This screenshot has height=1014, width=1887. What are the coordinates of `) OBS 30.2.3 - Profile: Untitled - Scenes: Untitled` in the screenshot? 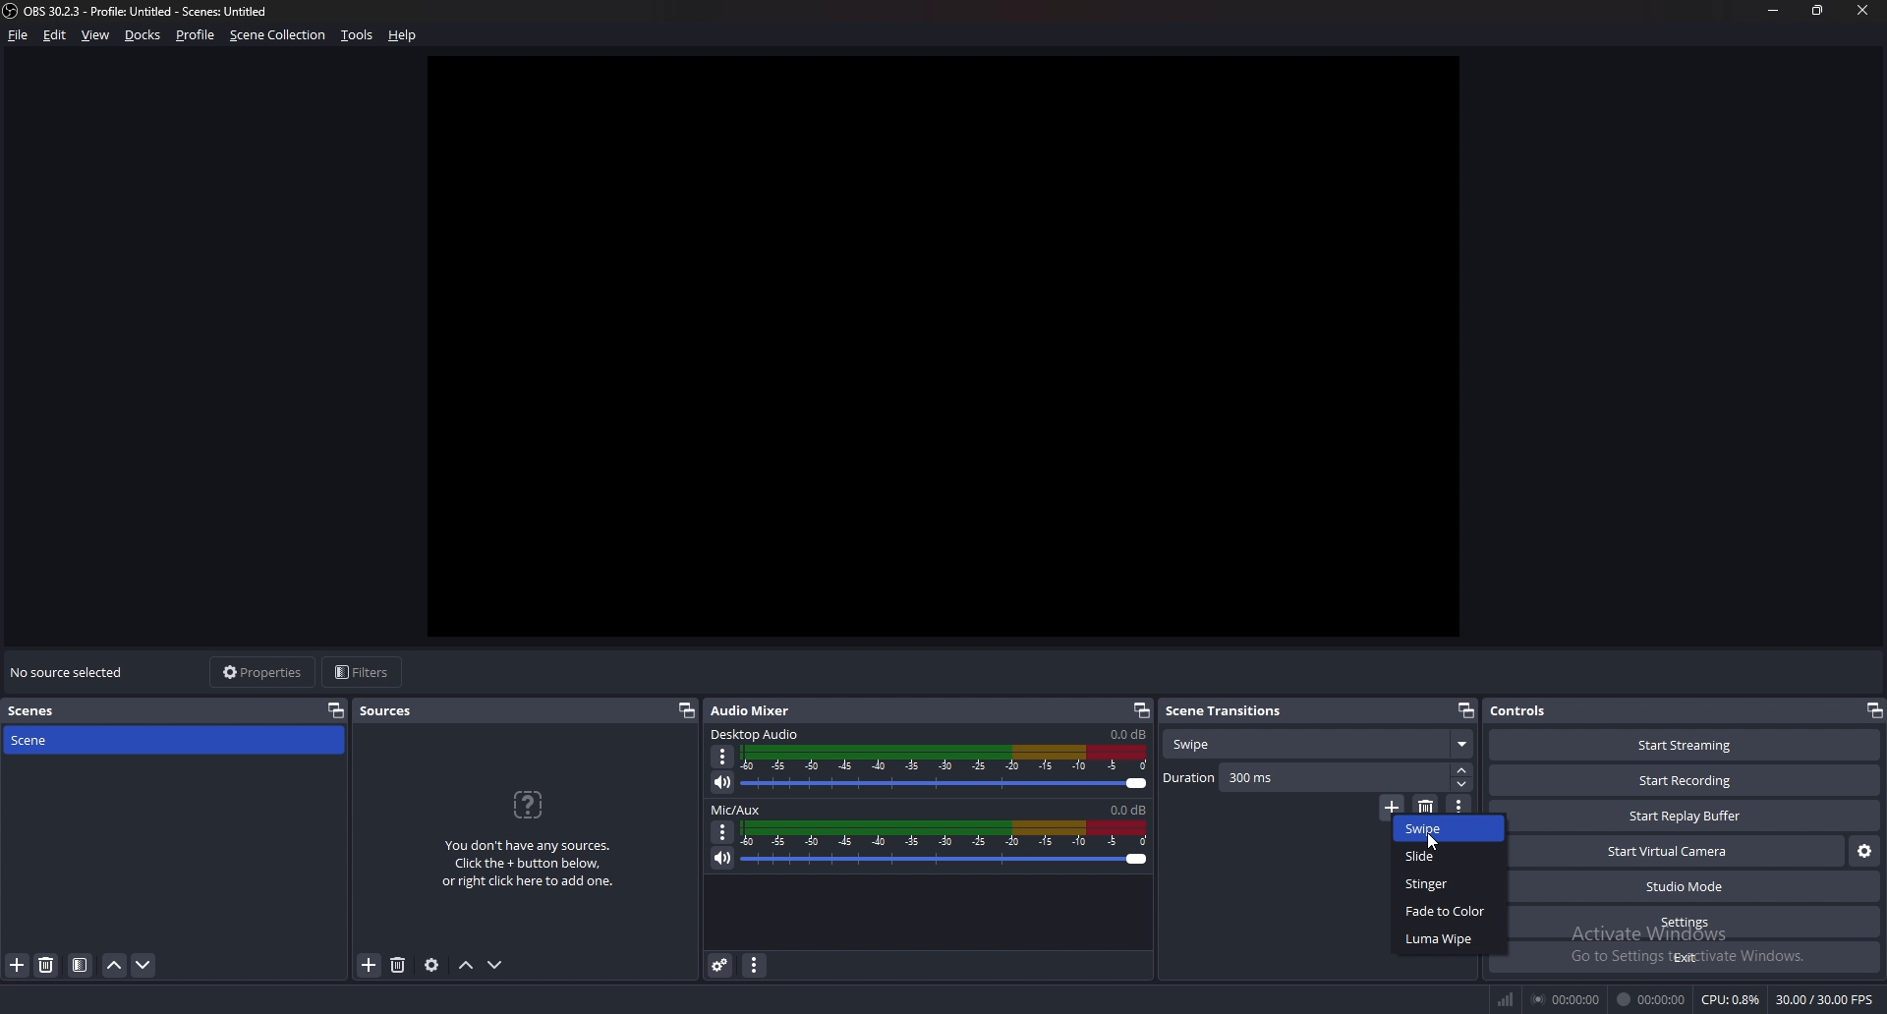 It's located at (157, 12).